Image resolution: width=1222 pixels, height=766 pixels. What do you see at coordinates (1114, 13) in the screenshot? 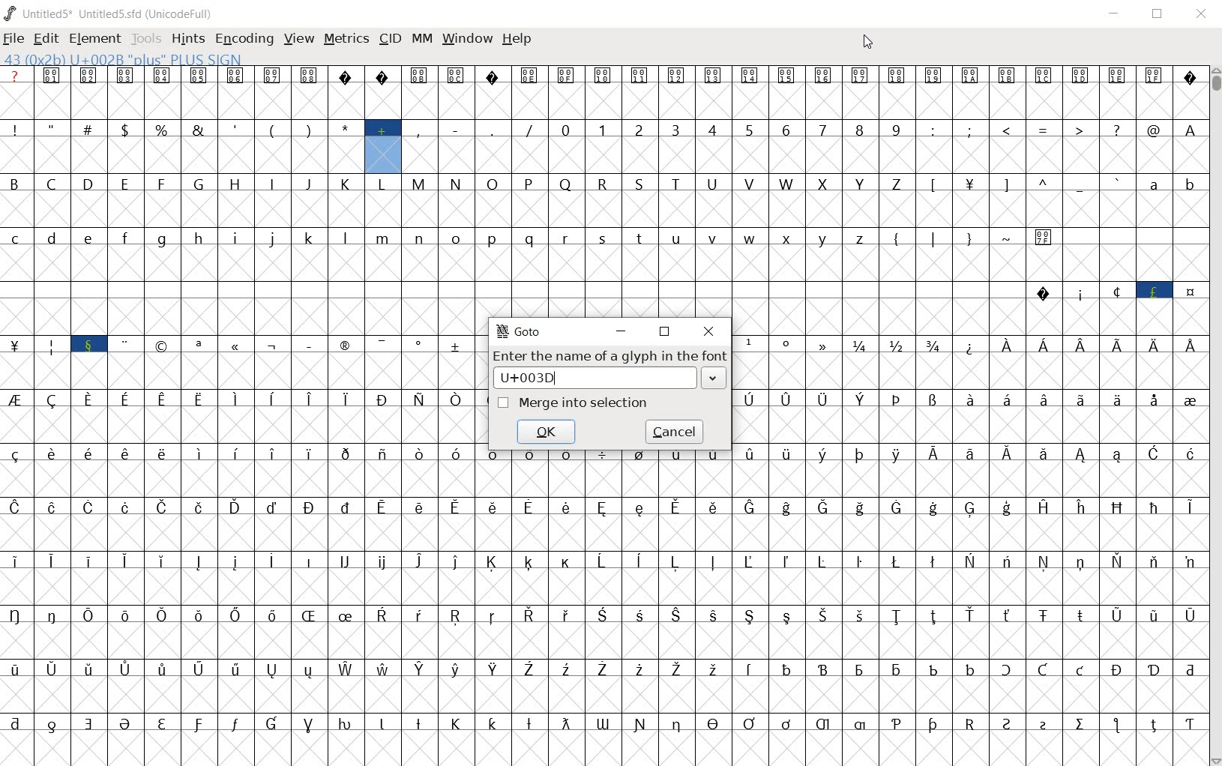
I see `minimize` at bounding box center [1114, 13].